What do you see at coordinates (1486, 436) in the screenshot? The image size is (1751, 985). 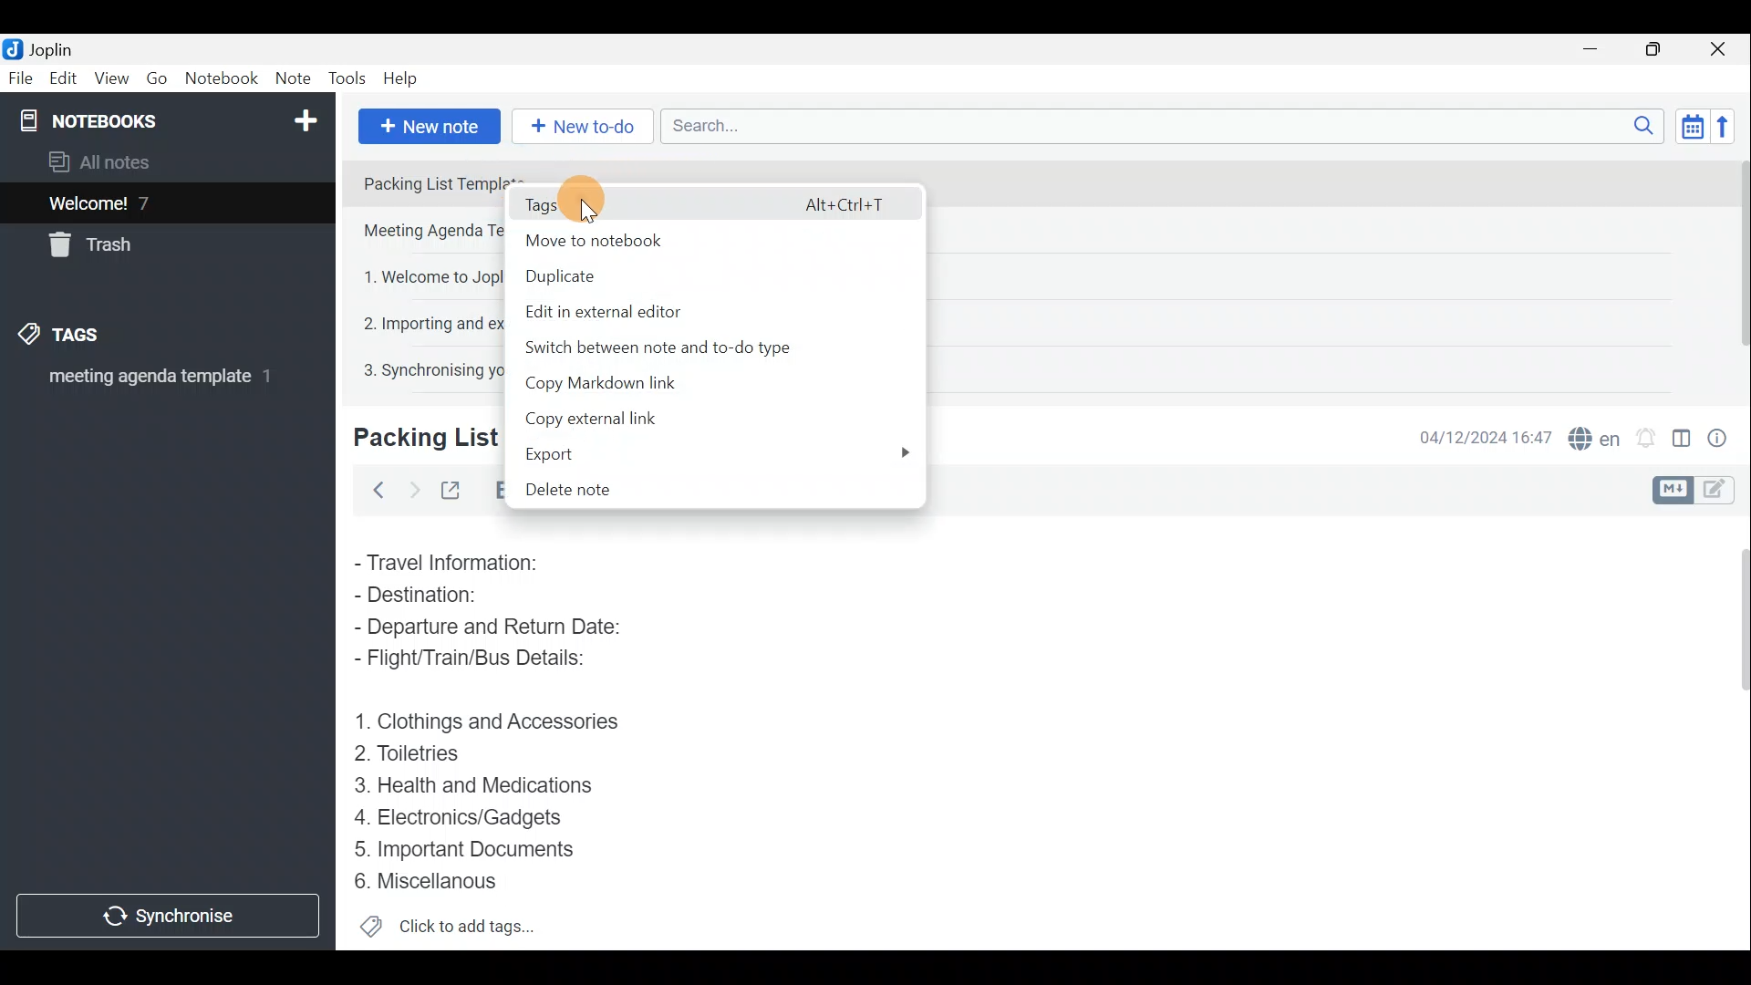 I see `Date & time` at bounding box center [1486, 436].